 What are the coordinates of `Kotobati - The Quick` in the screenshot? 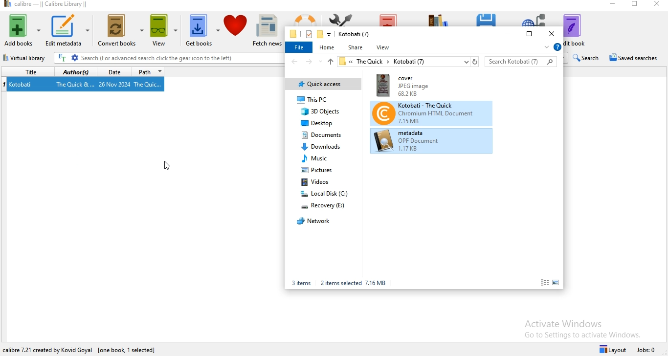 It's located at (431, 112).